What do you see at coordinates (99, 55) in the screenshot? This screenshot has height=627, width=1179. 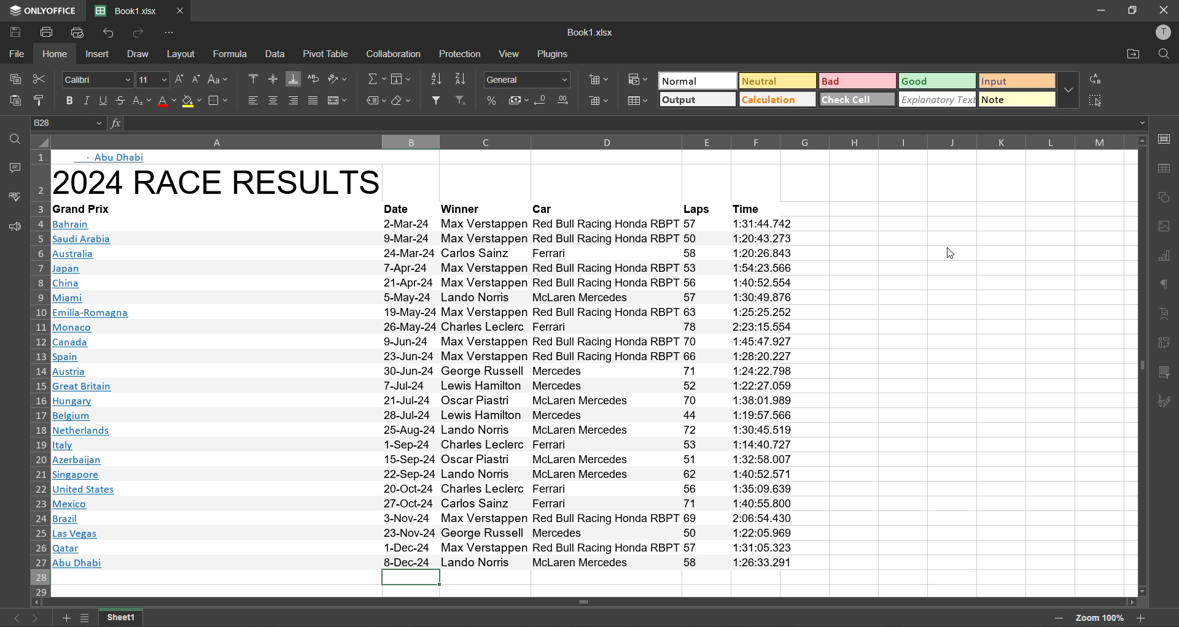 I see `insert` at bounding box center [99, 55].